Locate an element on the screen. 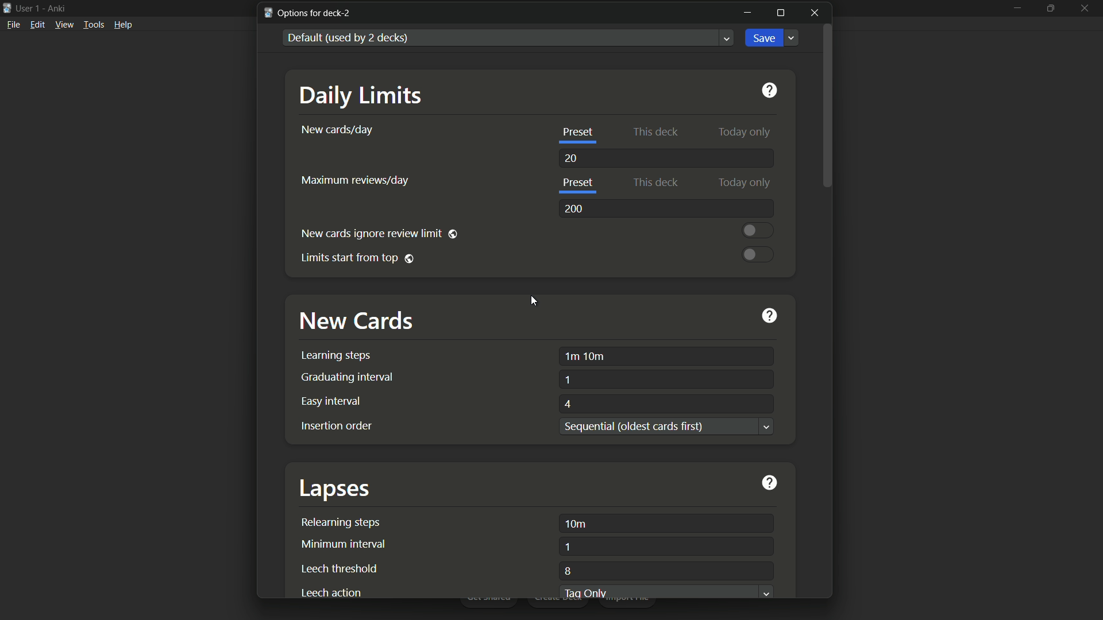  today only is located at coordinates (742, 131).